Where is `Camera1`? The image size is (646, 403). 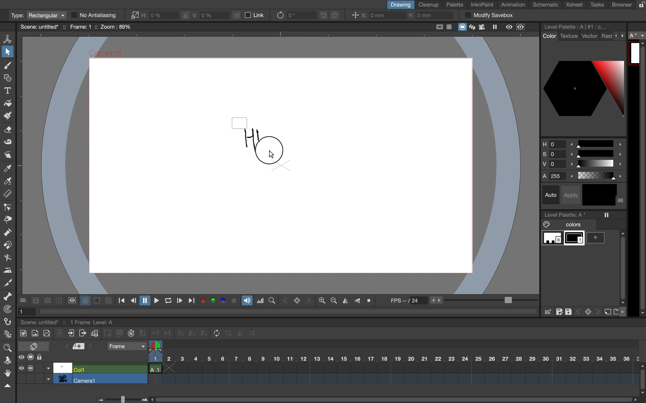 Camera1 is located at coordinates (106, 54).